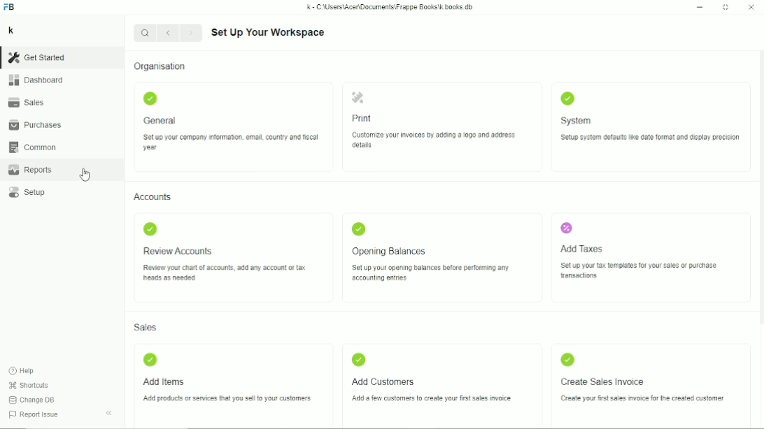 Image resolution: width=764 pixels, height=429 pixels. Describe the element at coordinates (192, 34) in the screenshot. I see `Next` at that location.